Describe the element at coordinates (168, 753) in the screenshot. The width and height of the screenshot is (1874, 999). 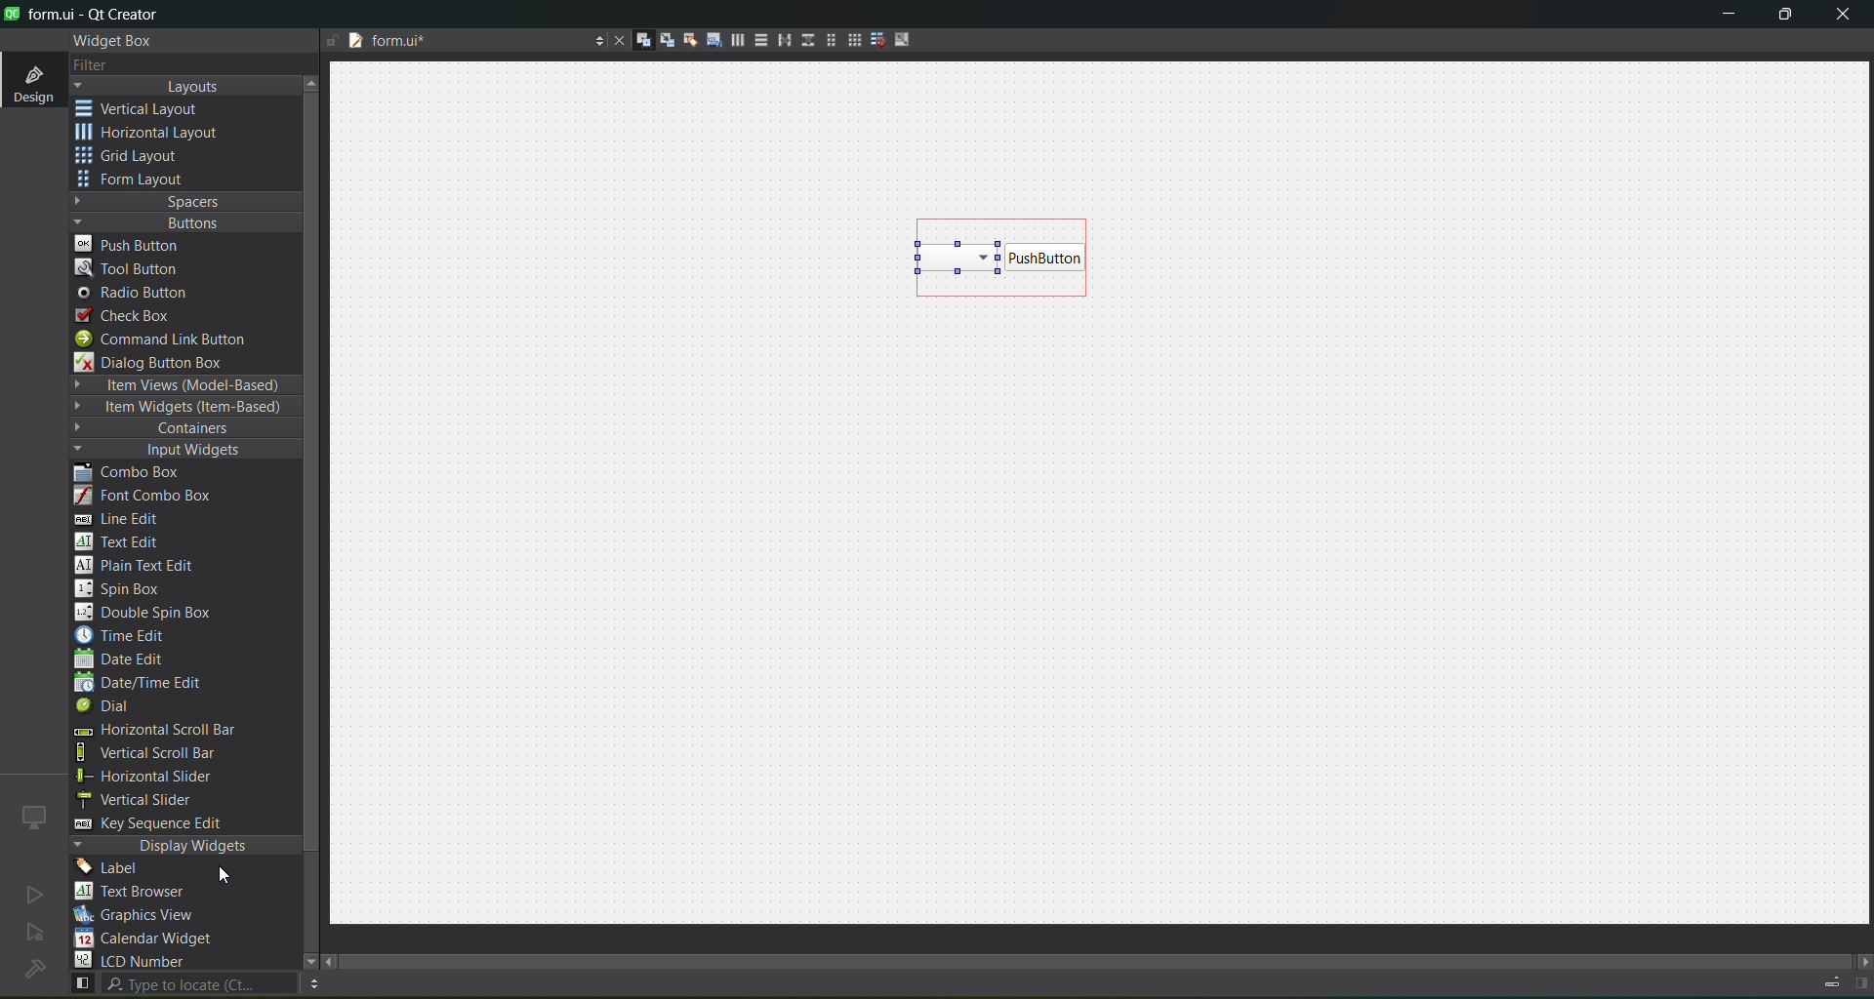
I see `vertical scroll bar` at that location.